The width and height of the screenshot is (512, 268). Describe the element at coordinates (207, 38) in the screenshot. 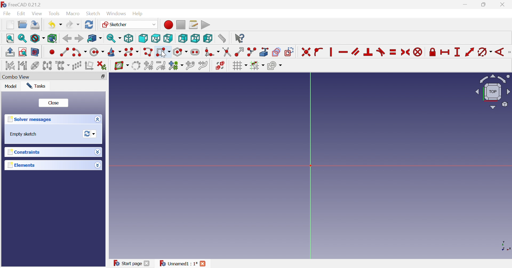

I see `Left` at that location.